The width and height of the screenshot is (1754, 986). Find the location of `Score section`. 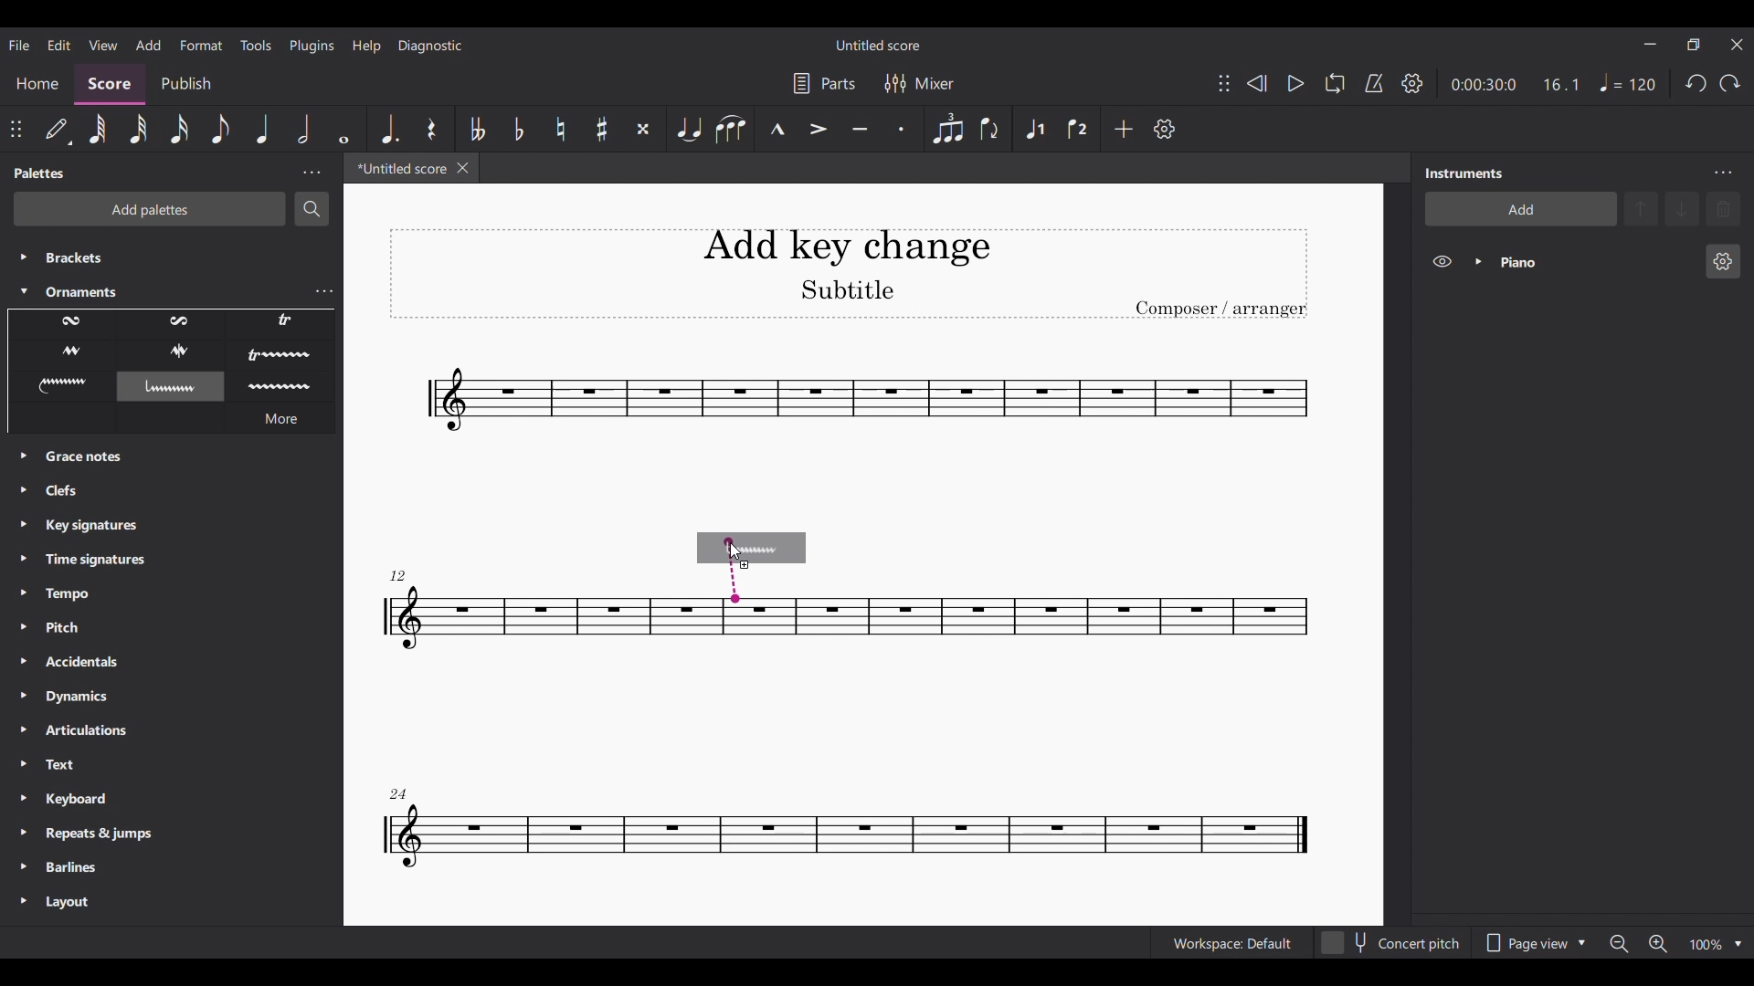

Score section is located at coordinates (109, 85).